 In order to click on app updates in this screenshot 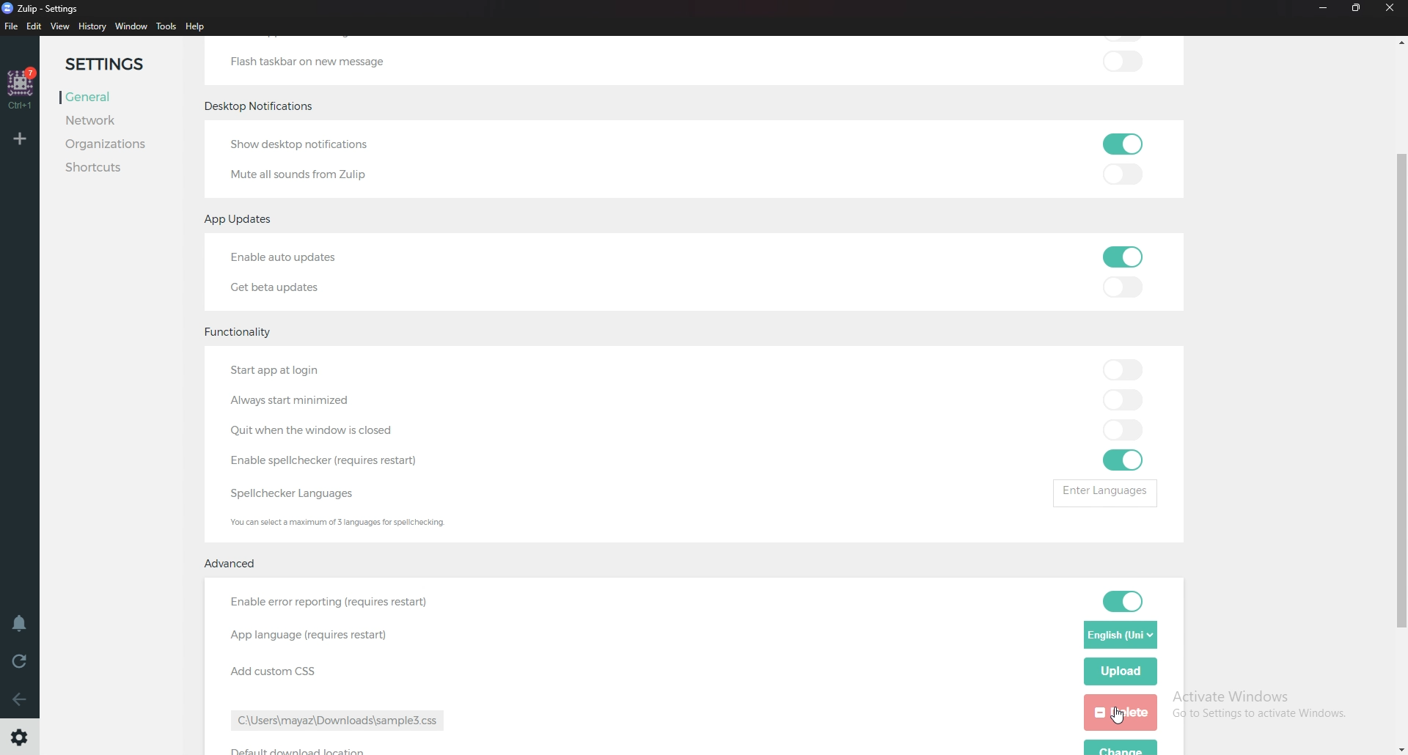, I will do `click(240, 219)`.